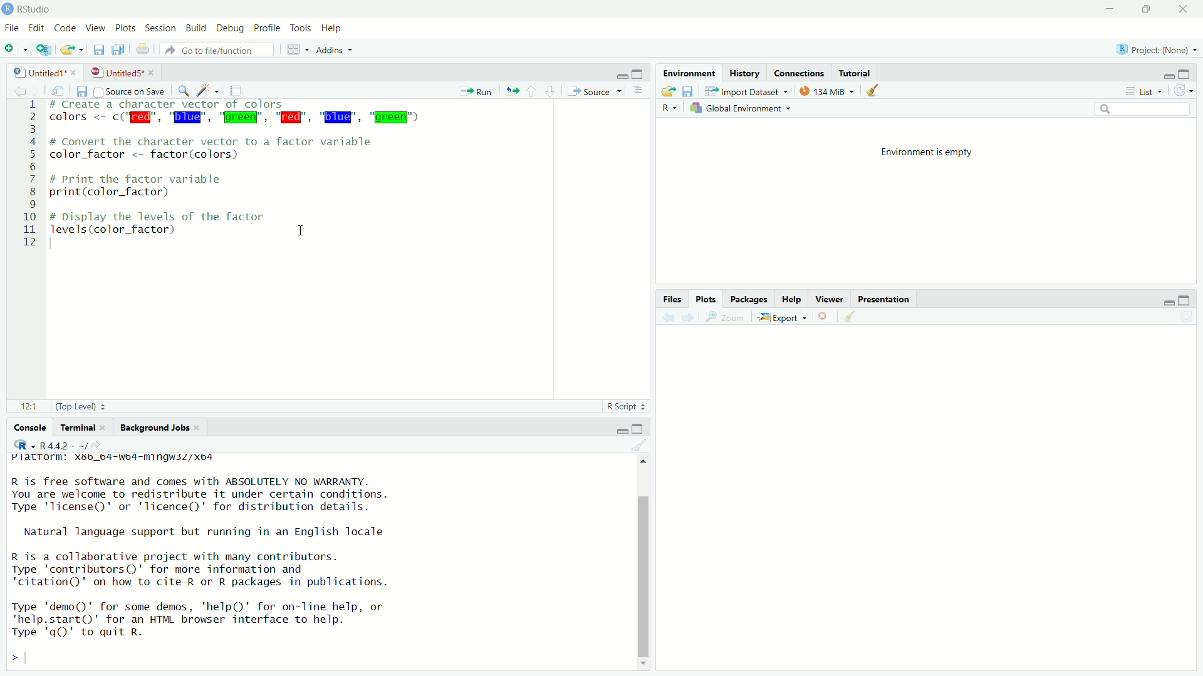 The width and height of the screenshot is (1203, 676). Describe the element at coordinates (115, 71) in the screenshot. I see `untitled5` at that location.